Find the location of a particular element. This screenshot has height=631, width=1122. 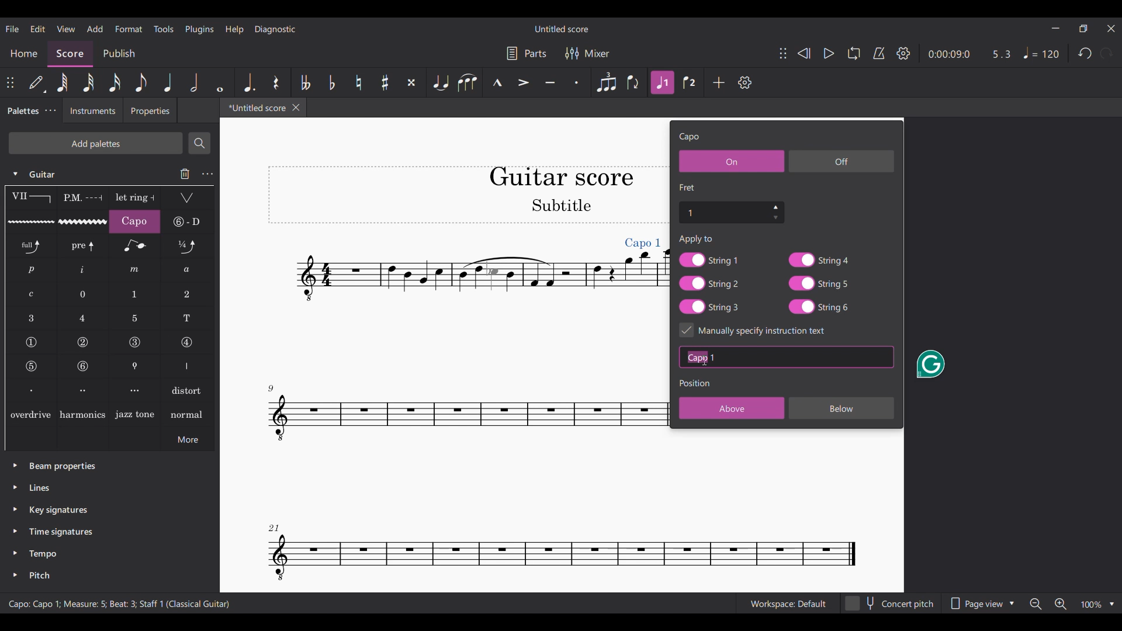

Parts settings is located at coordinates (527, 53).